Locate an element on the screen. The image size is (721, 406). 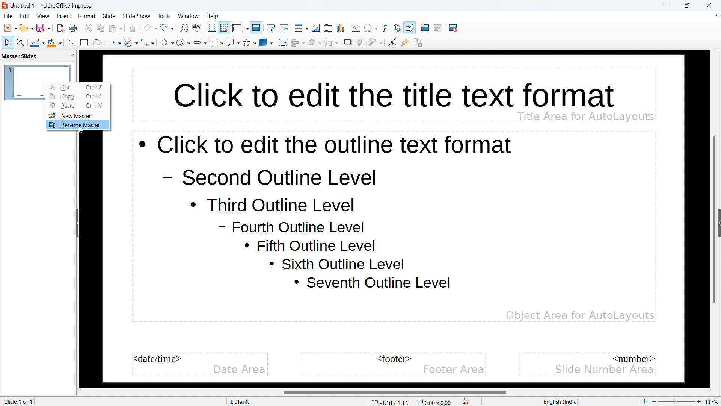
footer area is located at coordinates (454, 369).